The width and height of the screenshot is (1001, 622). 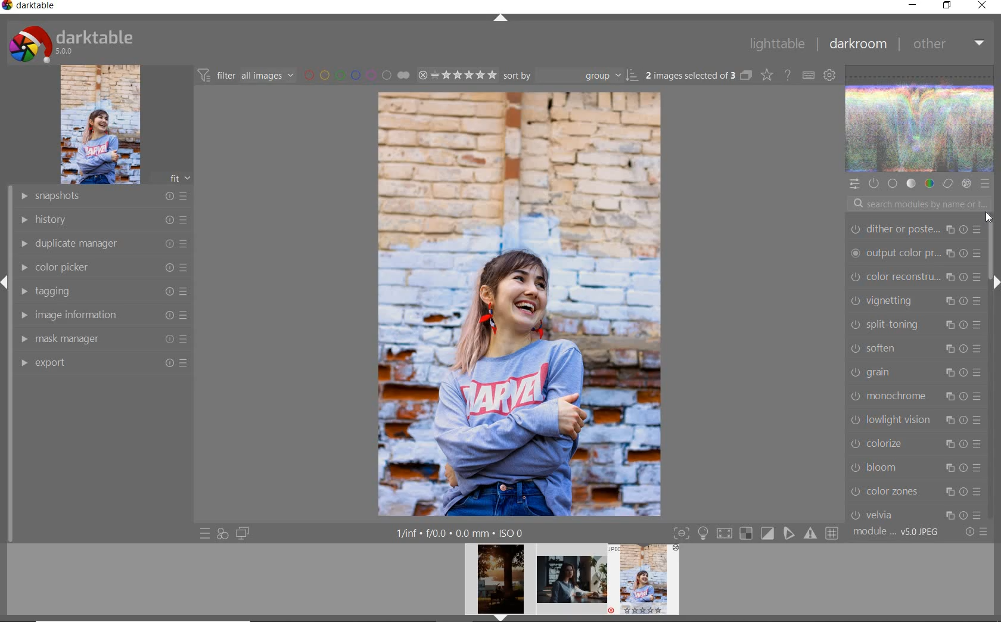 What do you see at coordinates (912, 184) in the screenshot?
I see `tone` at bounding box center [912, 184].